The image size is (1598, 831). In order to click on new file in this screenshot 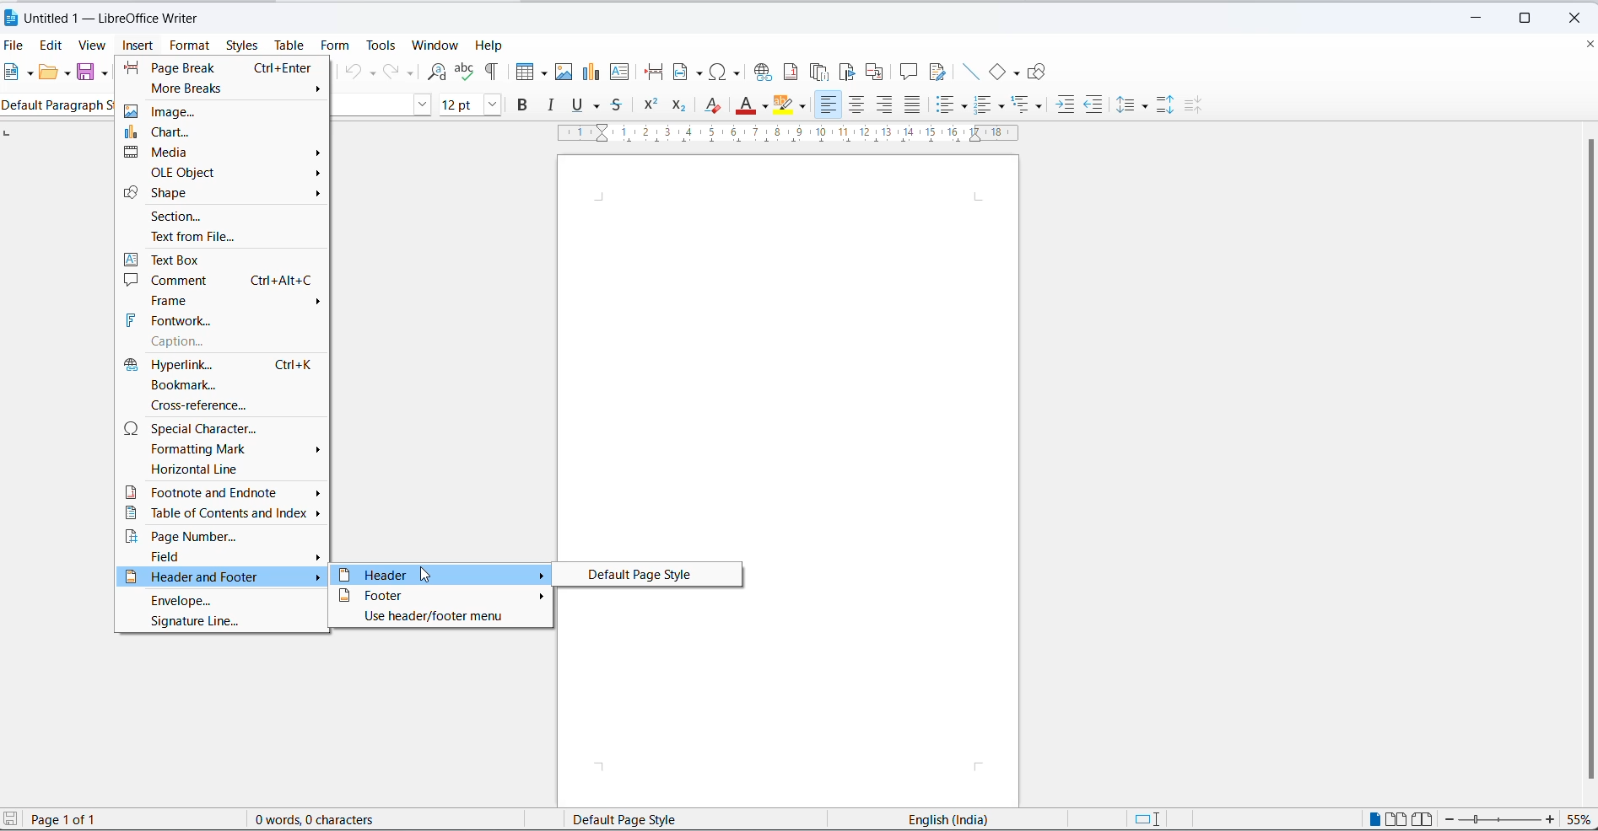, I will do `click(10, 73)`.